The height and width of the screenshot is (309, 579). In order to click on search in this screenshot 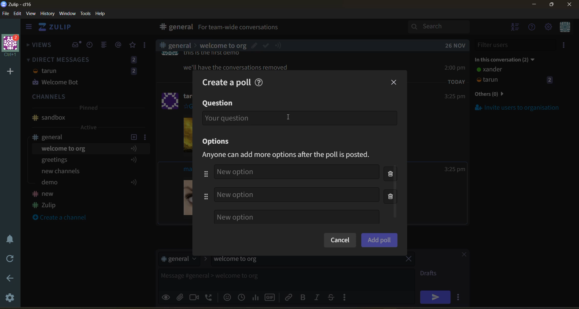, I will do `click(444, 27)`.